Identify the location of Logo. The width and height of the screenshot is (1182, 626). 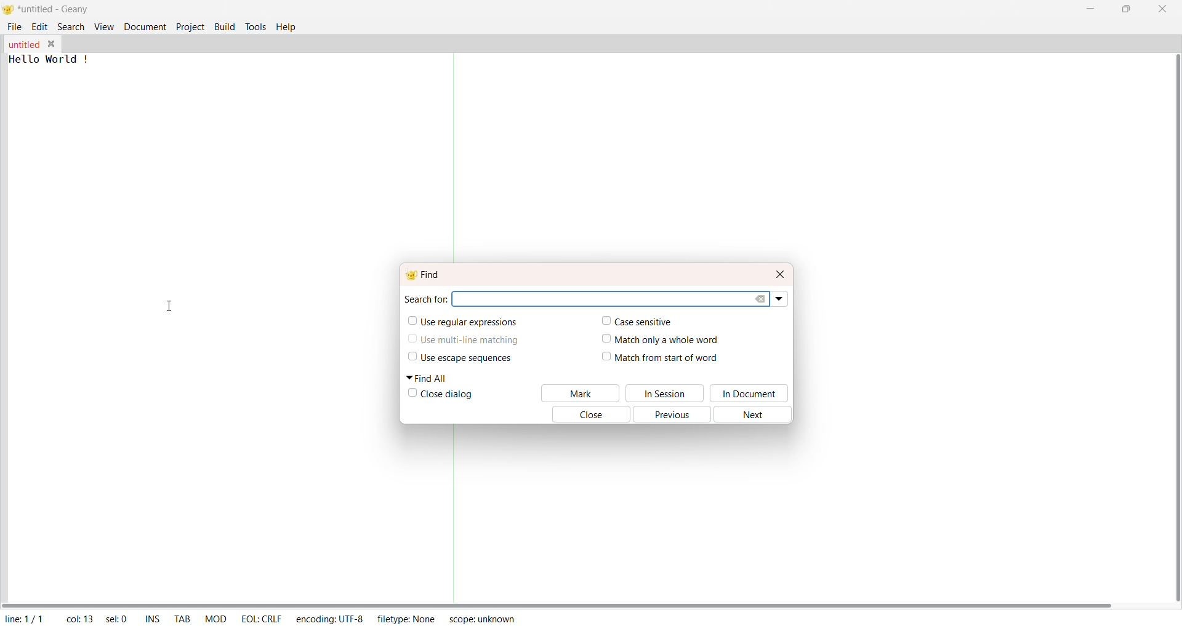
(10, 10).